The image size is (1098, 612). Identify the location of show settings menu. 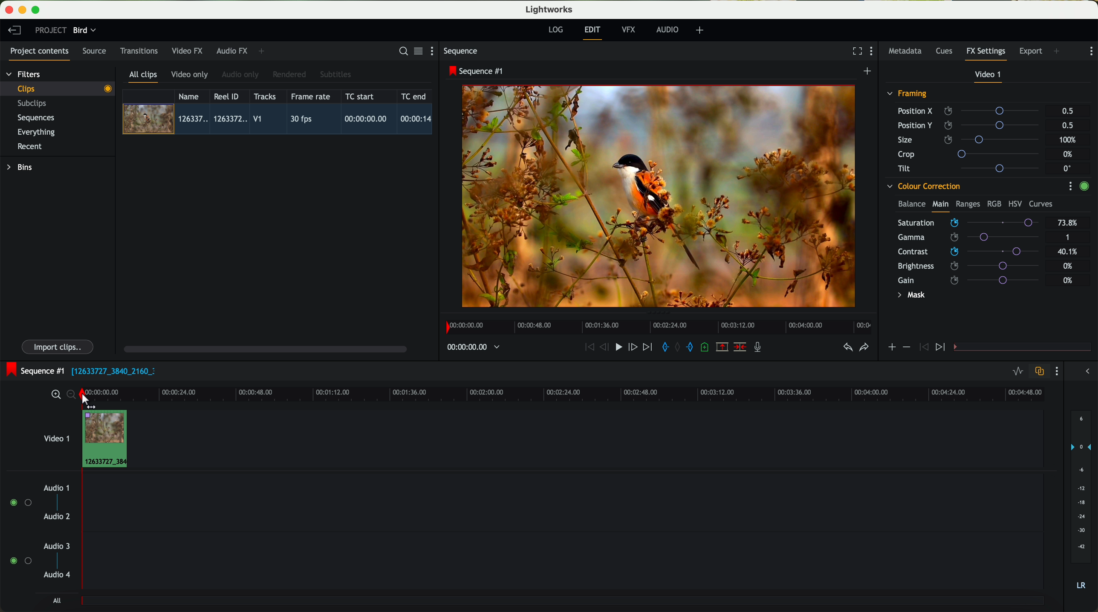
(873, 52).